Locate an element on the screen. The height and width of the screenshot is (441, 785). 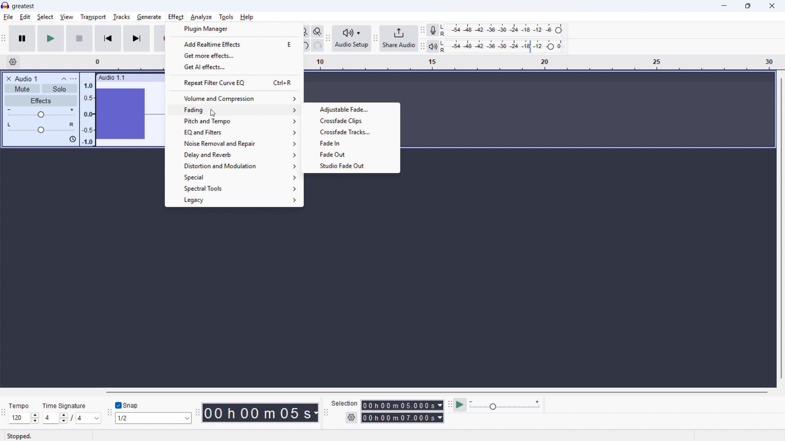
Pan: Centre  is located at coordinates (41, 128).